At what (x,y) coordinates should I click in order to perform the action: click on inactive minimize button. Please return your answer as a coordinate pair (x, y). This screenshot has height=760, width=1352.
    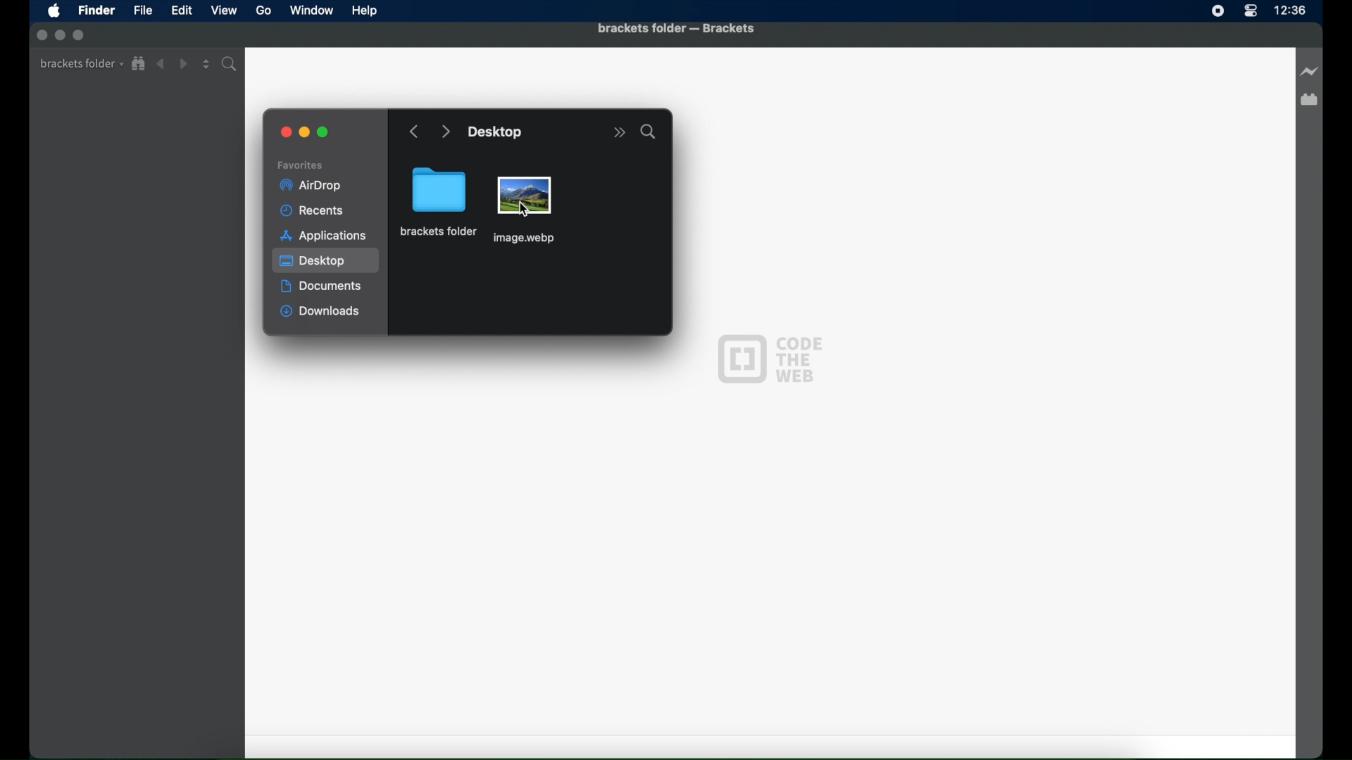
    Looking at the image, I should click on (60, 36).